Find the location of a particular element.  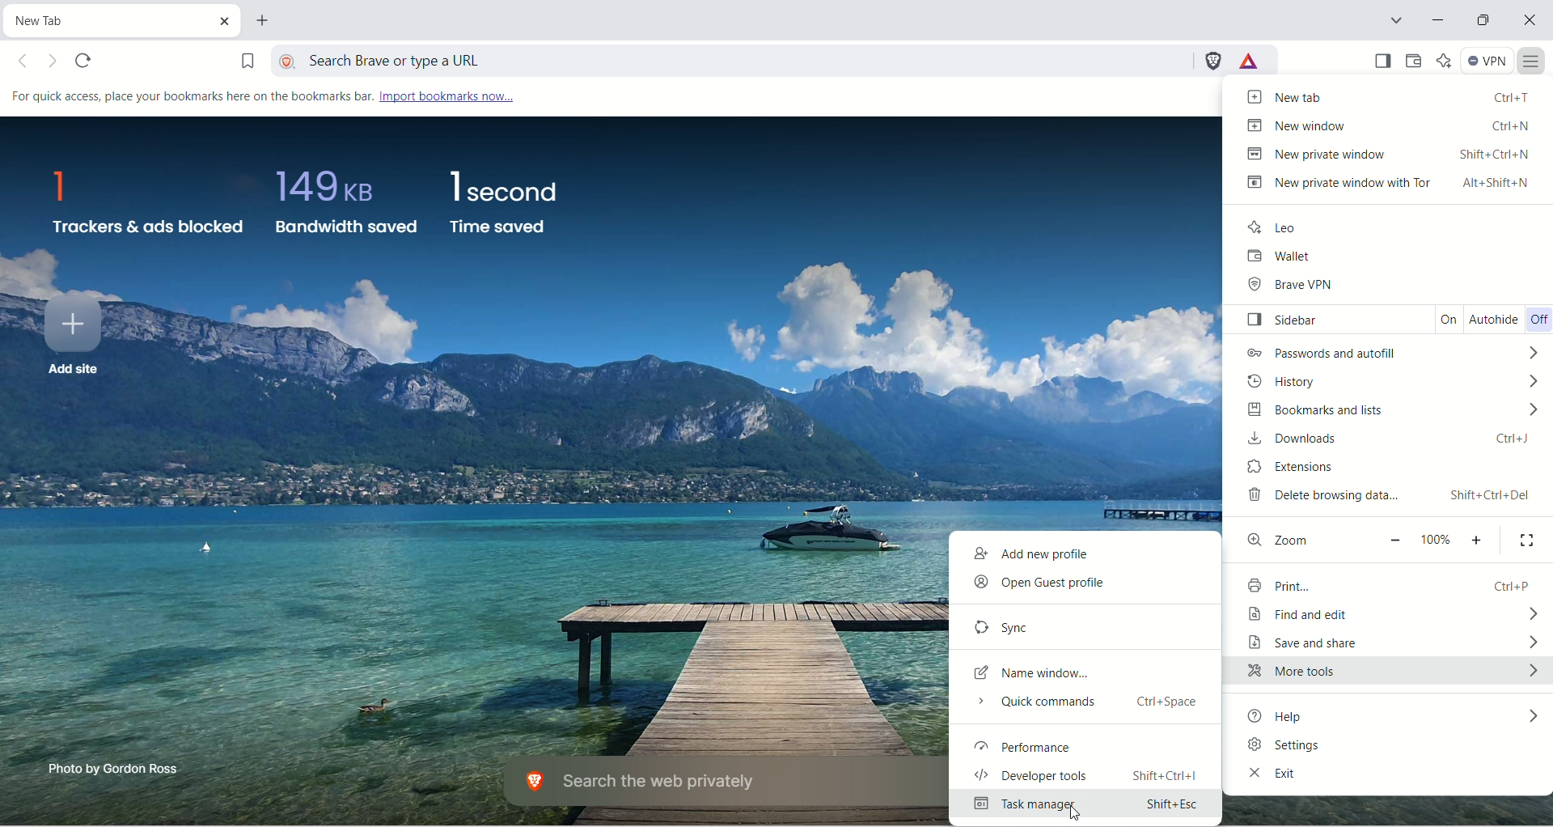

brave VPN is located at coordinates (1394, 287).